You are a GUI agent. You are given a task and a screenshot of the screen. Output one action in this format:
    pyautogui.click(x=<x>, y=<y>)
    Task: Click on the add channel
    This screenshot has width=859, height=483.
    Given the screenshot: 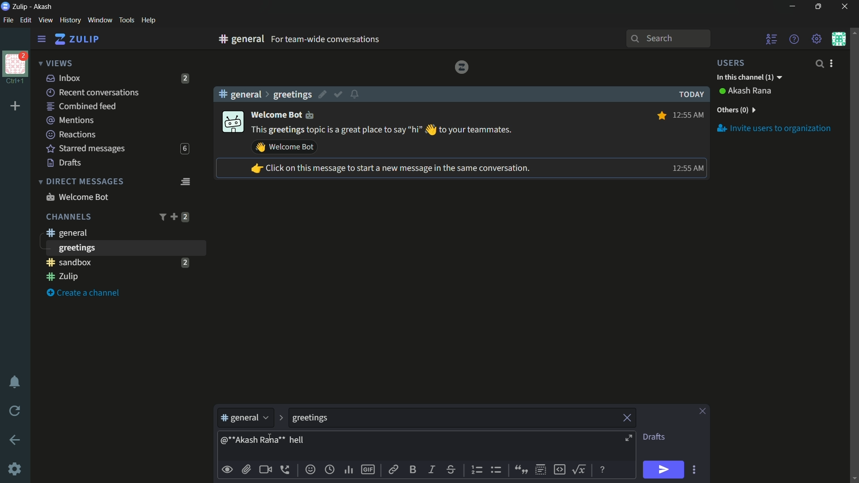 What is the action you would take?
    pyautogui.click(x=174, y=216)
    